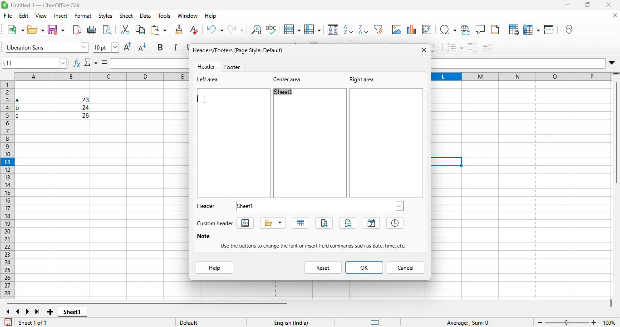 This screenshot has width=620, height=327. I want to click on paste, so click(139, 31).